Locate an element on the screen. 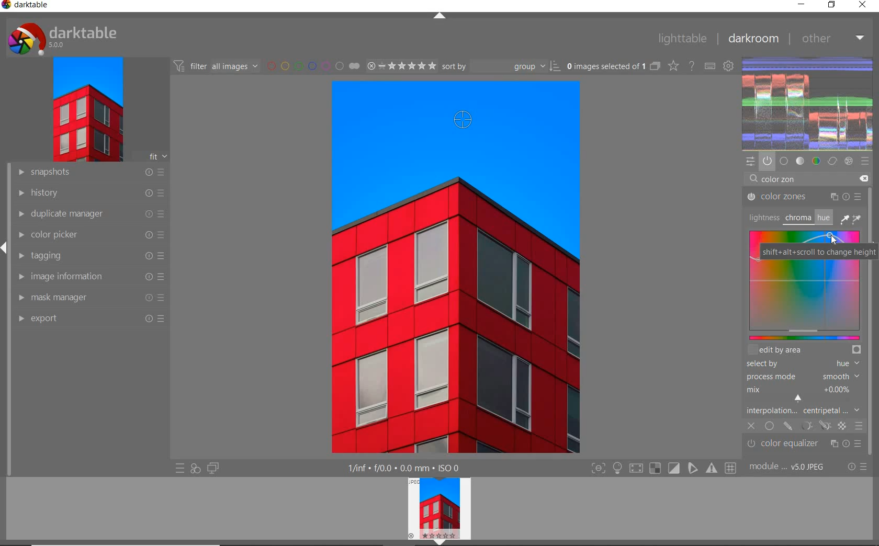  soft proofing is located at coordinates (674, 468).